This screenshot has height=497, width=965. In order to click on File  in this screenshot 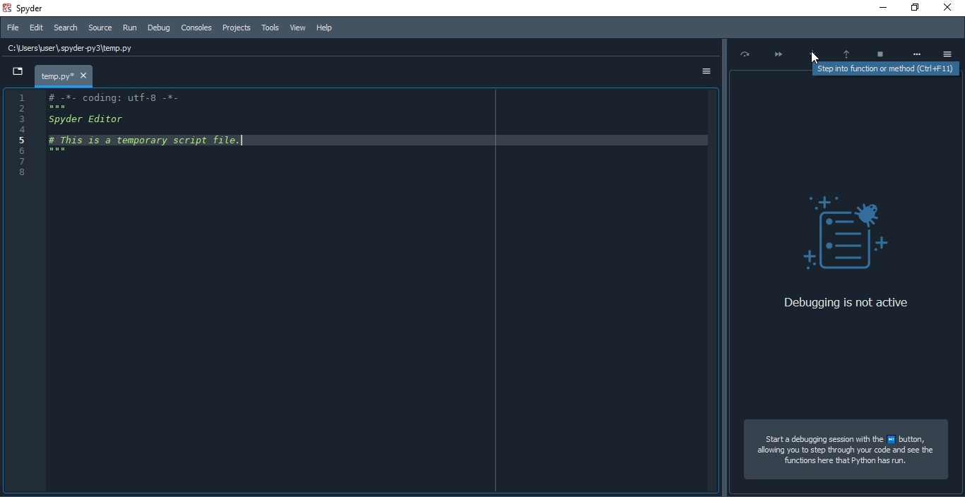, I will do `click(13, 27)`.